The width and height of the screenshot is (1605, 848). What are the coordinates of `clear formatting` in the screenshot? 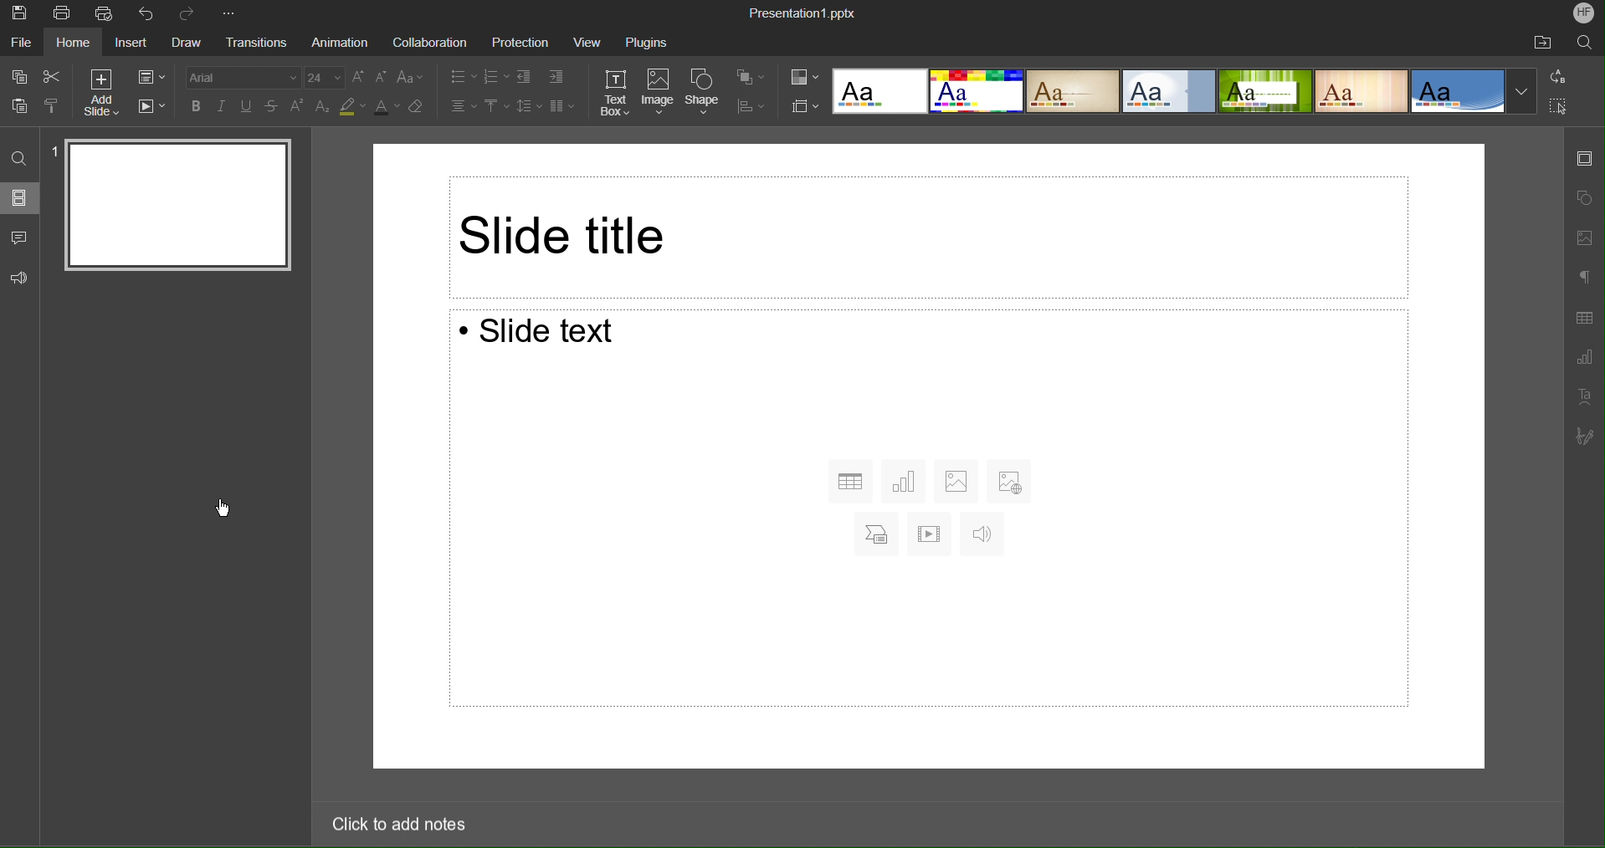 It's located at (417, 108).